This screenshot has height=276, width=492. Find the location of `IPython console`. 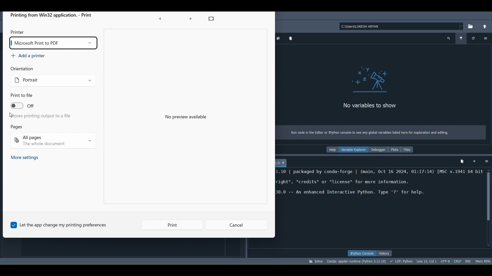

IPython console is located at coordinates (360, 253).